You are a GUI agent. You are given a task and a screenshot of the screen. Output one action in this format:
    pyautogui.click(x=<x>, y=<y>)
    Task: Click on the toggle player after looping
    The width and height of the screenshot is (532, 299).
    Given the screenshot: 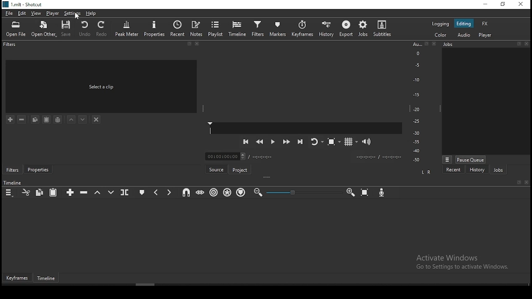 What is the action you would take?
    pyautogui.click(x=316, y=144)
    